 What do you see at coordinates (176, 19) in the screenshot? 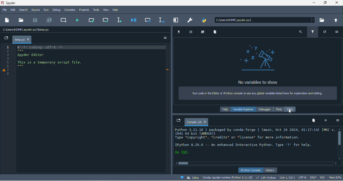
I see `maximize current pane` at bounding box center [176, 19].